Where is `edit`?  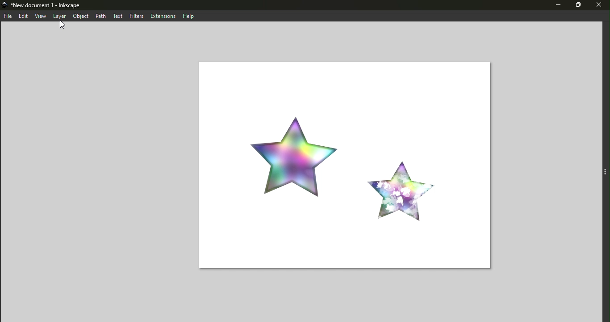 edit is located at coordinates (22, 17).